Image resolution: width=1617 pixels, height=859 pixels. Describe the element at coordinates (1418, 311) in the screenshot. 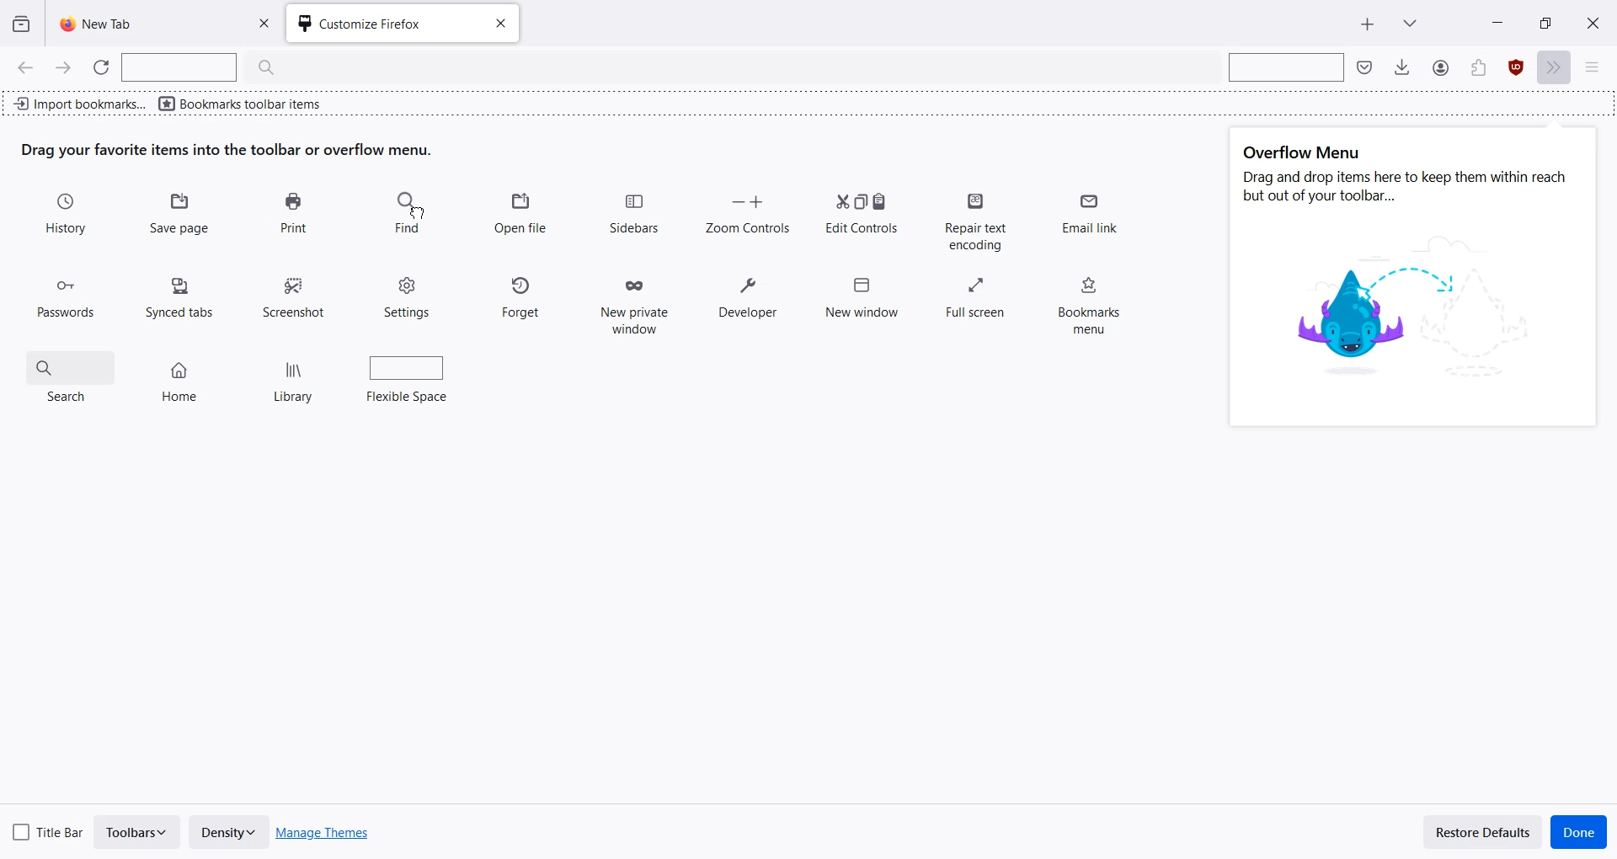

I see `image` at that location.